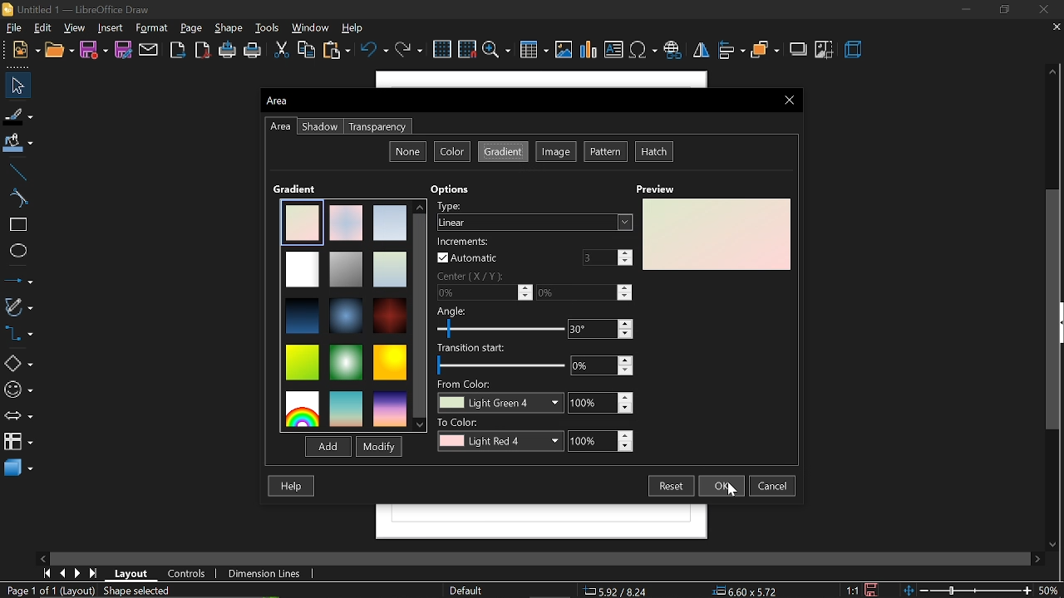 The height and width of the screenshot is (598, 1064). Describe the element at coordinates (227, 51) in the screenshot. I see `print directly` at that location.